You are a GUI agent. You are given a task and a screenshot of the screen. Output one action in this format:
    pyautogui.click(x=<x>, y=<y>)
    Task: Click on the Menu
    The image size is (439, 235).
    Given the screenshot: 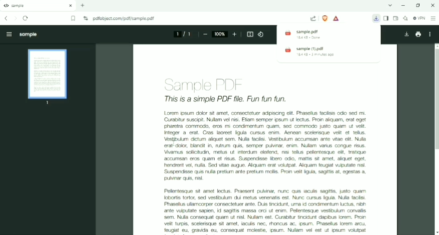 What is the action you would take?
    pyautogui.click(x=7, y=33)
    